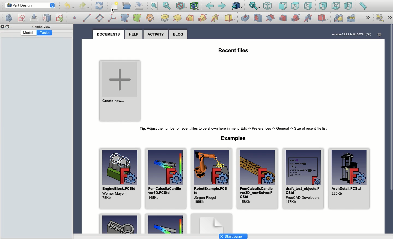  I want to click on Start page, so click(233, 237).